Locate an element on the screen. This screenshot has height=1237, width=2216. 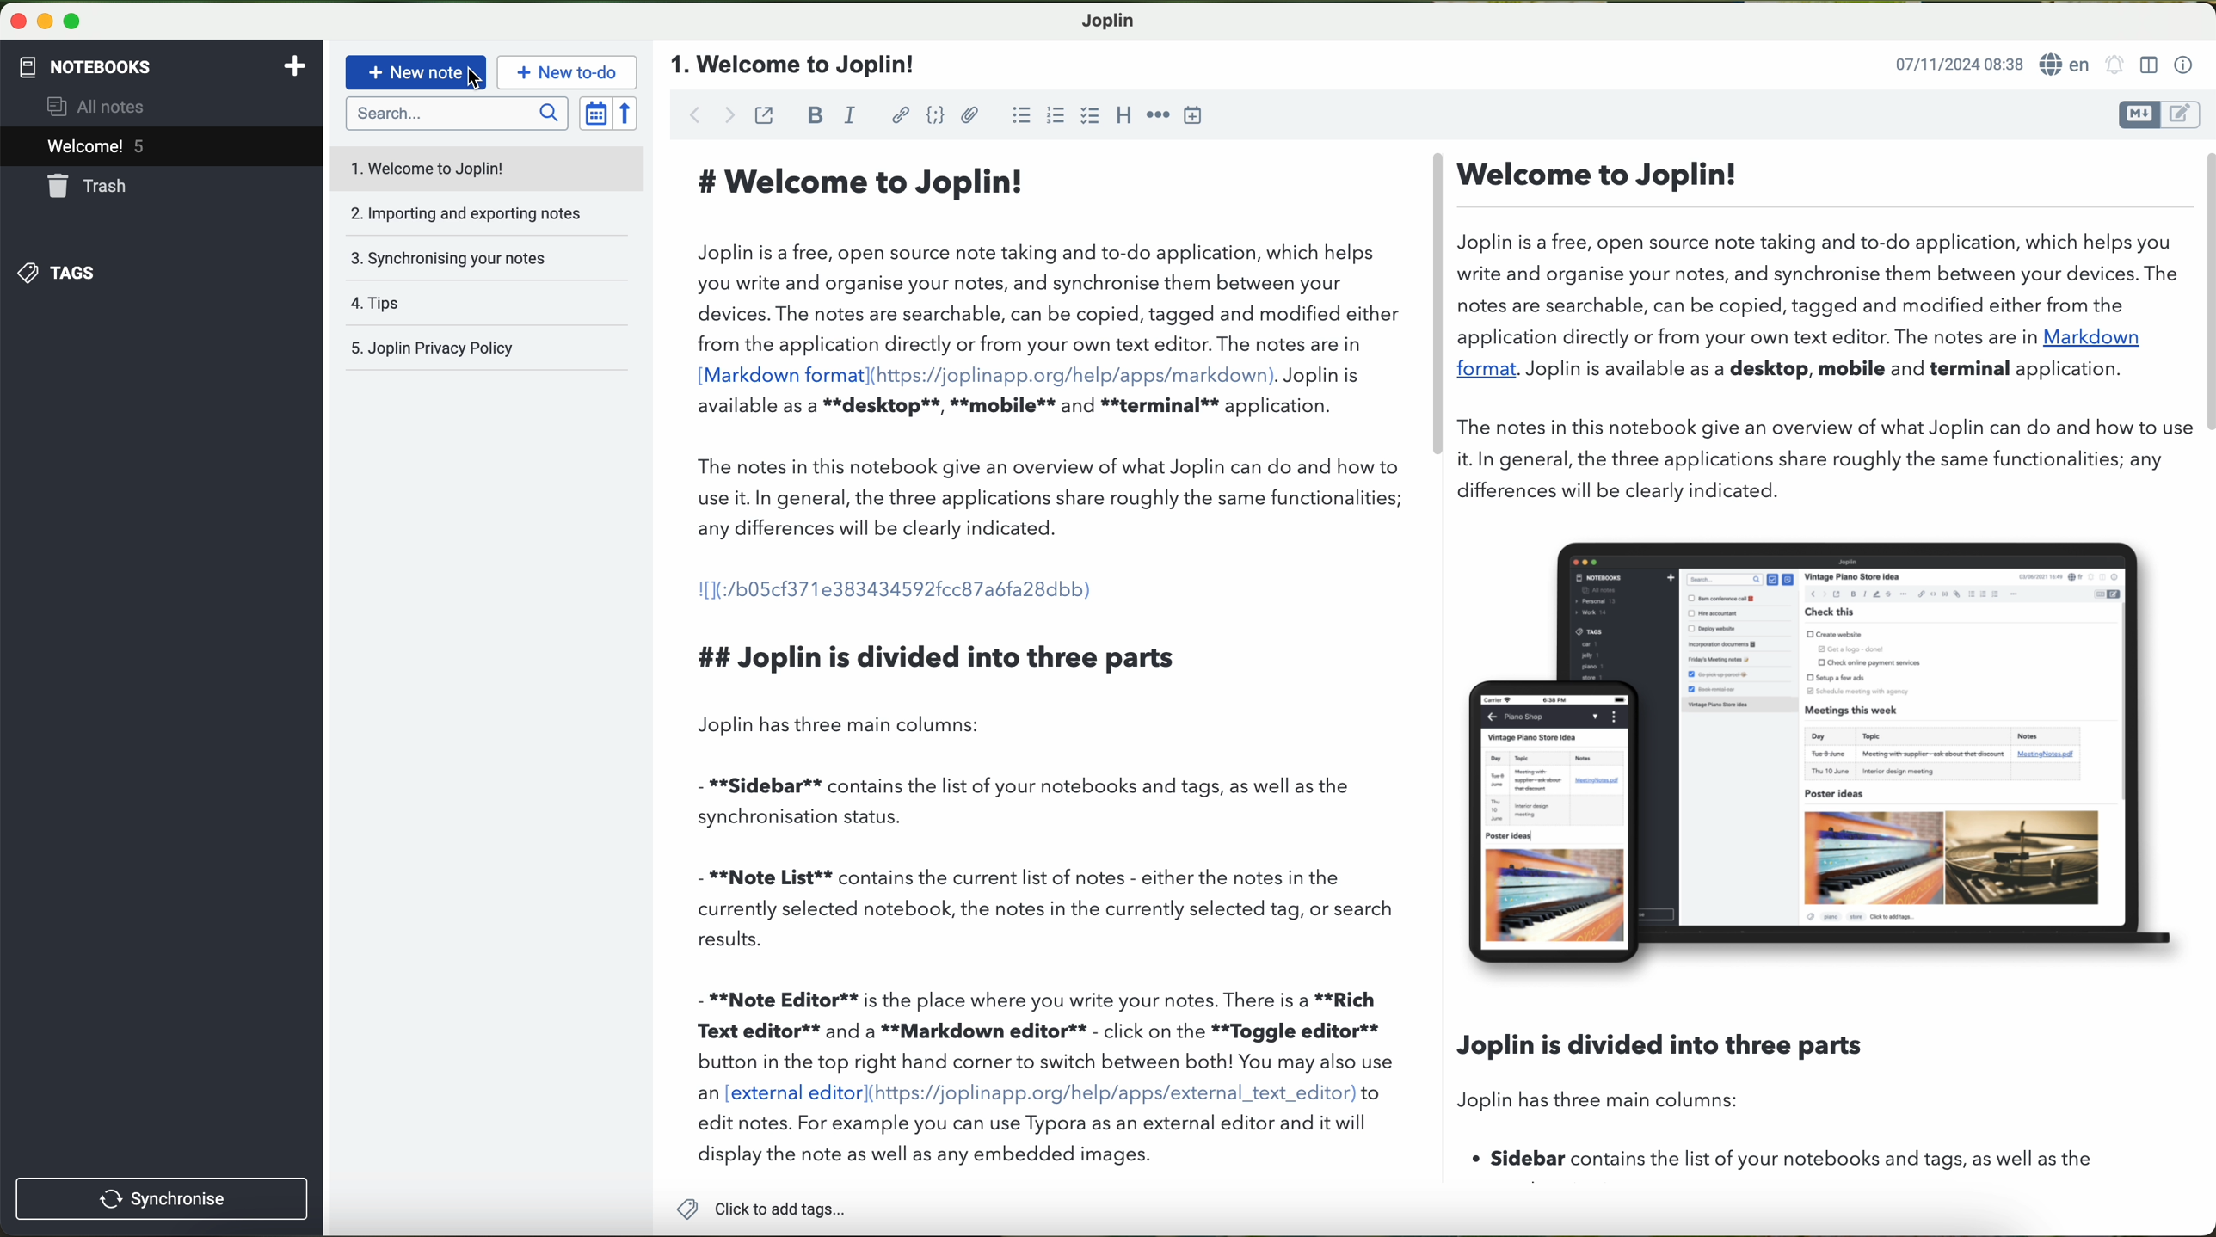
reverse sort order is located at coordinates (627, 113).